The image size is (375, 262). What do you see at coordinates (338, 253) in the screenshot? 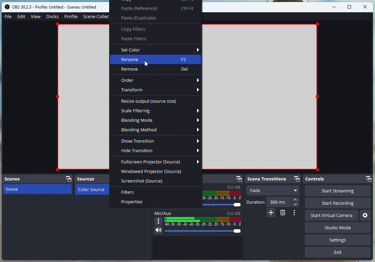
I see `Exit` at bounding box center [338, 253].